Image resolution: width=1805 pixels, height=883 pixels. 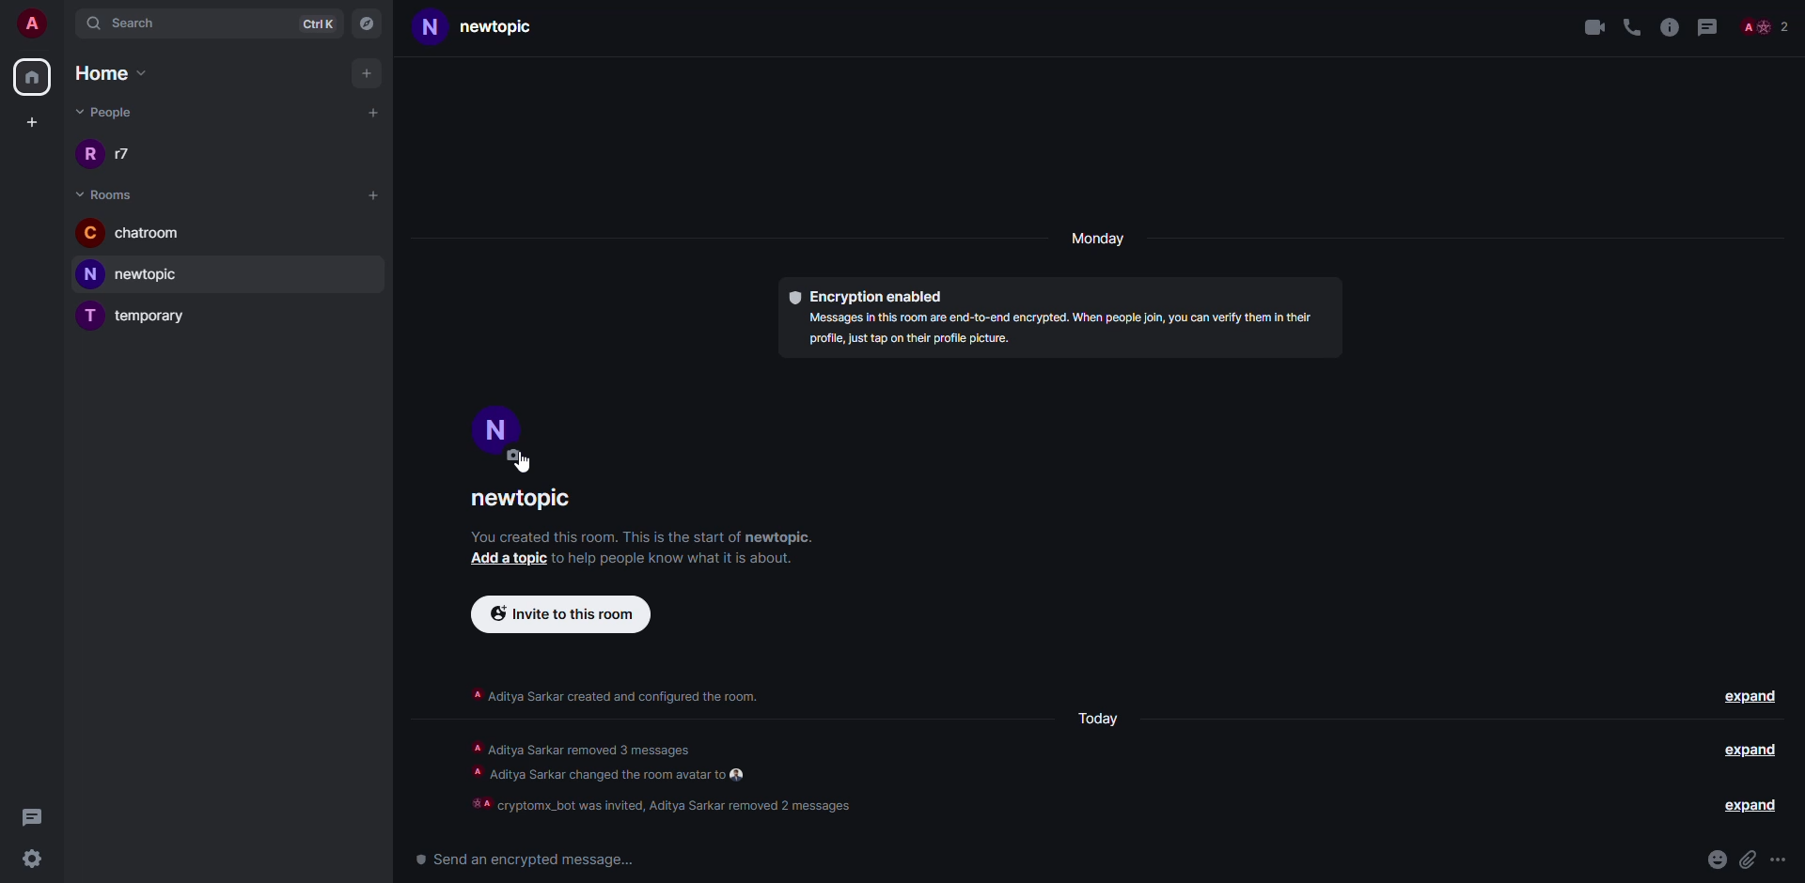 What do you see at coordinates (1780, 859) in the screenshot?
I see `more` at bounding box center [1780, 859].